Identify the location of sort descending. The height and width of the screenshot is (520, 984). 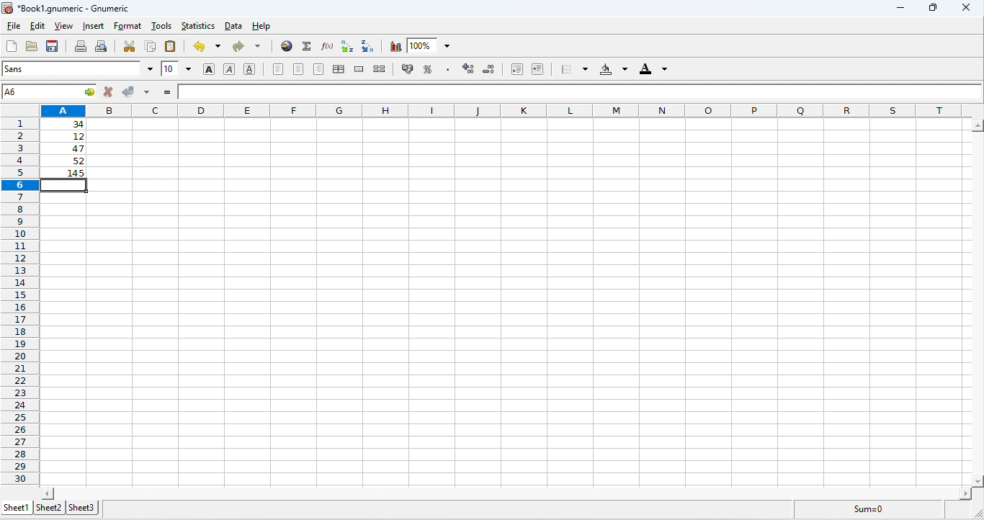
(370, 46).